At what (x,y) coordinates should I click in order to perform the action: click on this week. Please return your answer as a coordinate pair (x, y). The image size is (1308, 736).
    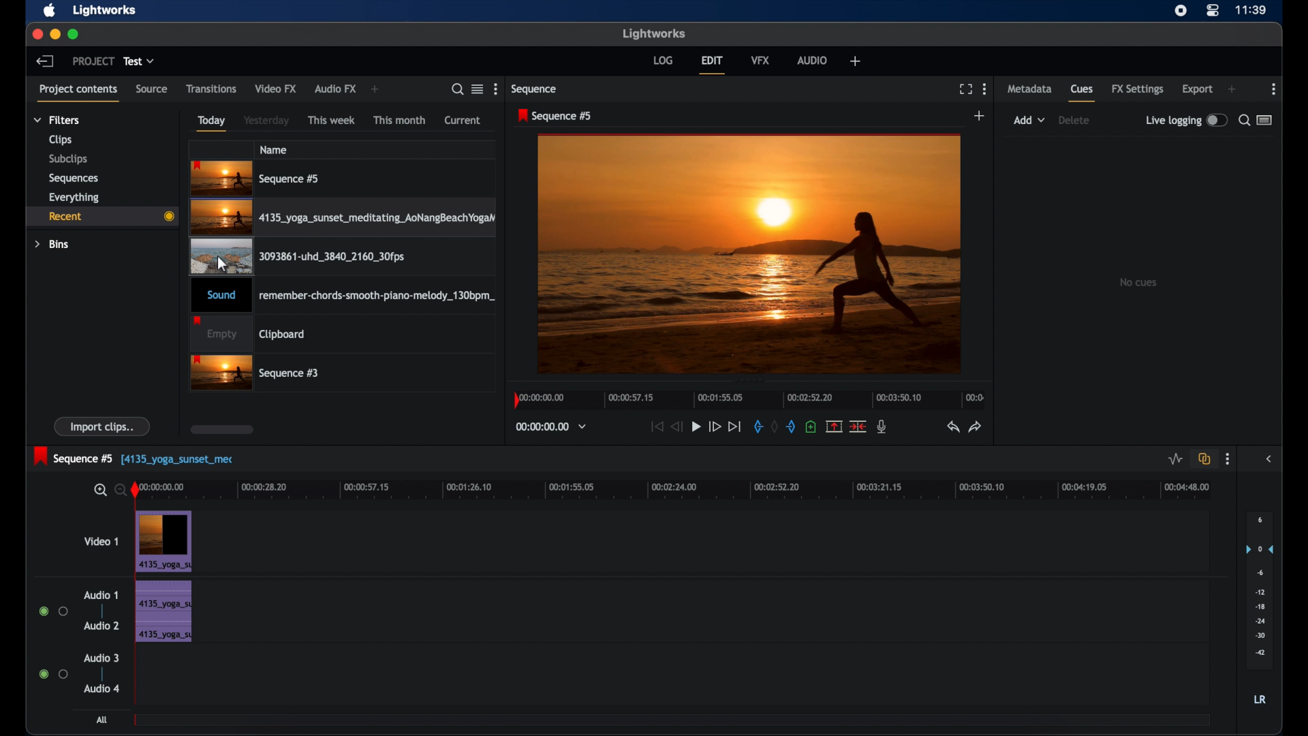
    Looking at the image, I should click on (332, 121).